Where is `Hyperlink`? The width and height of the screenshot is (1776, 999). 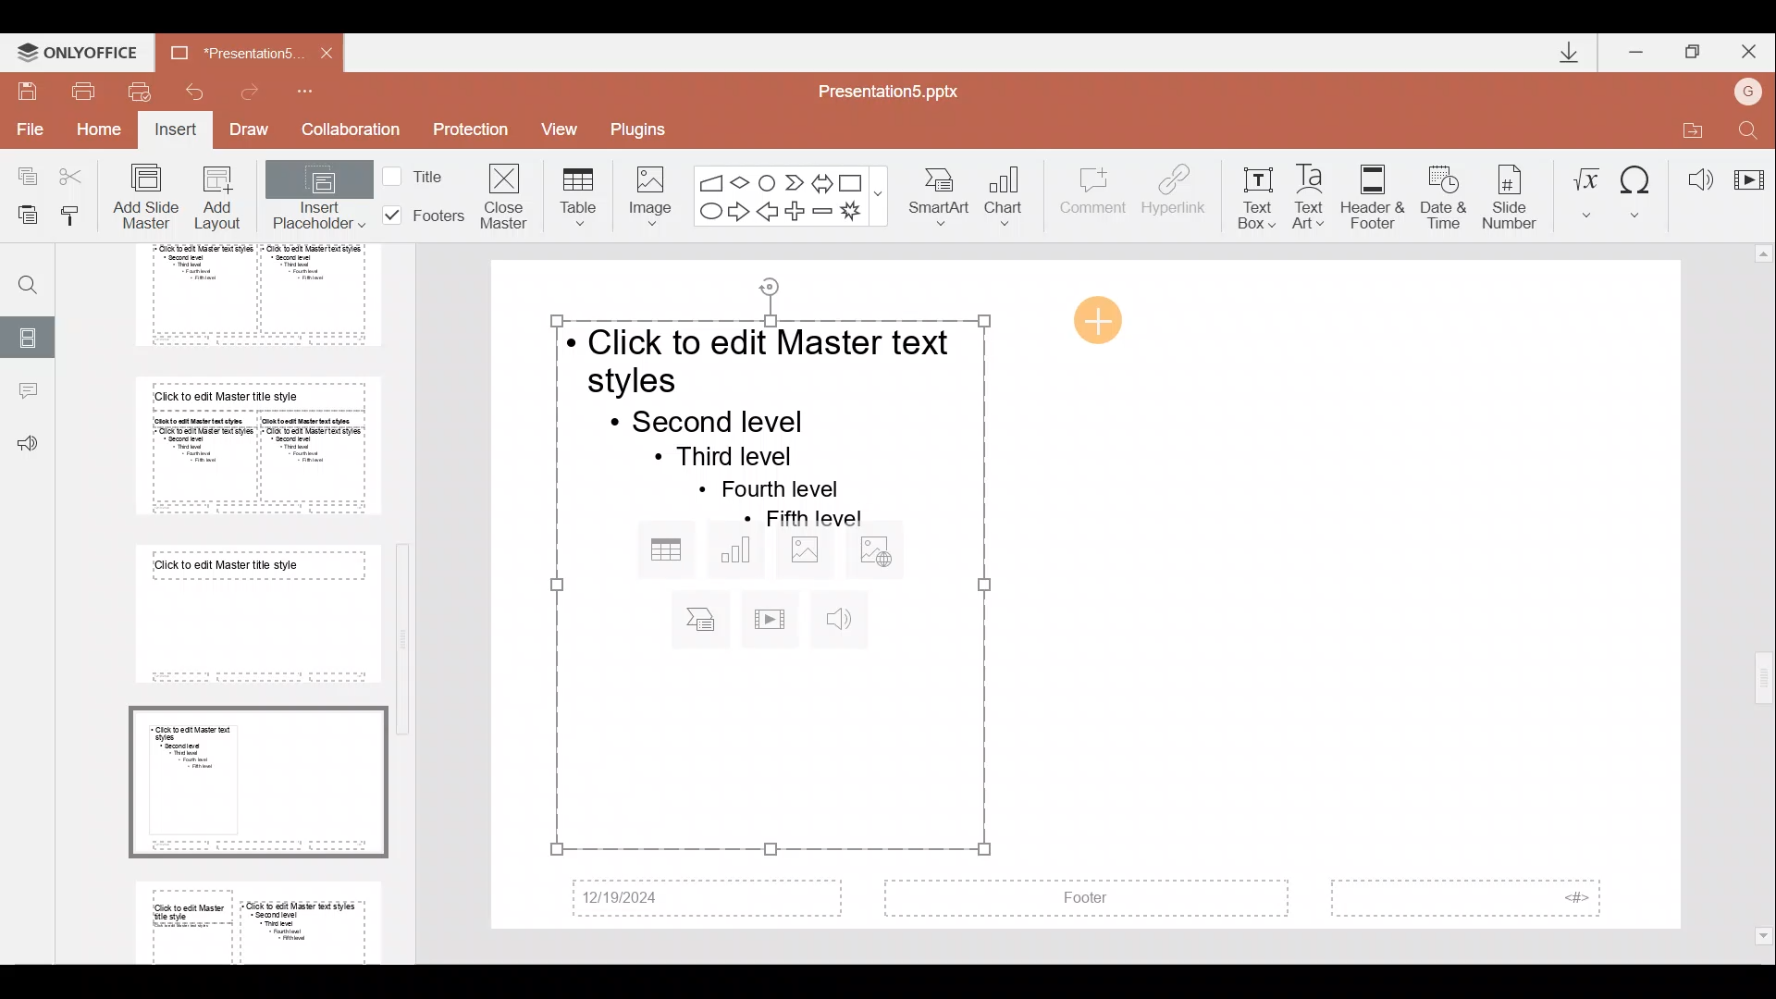 Hyperlink is located at coordinates (1176, 192).